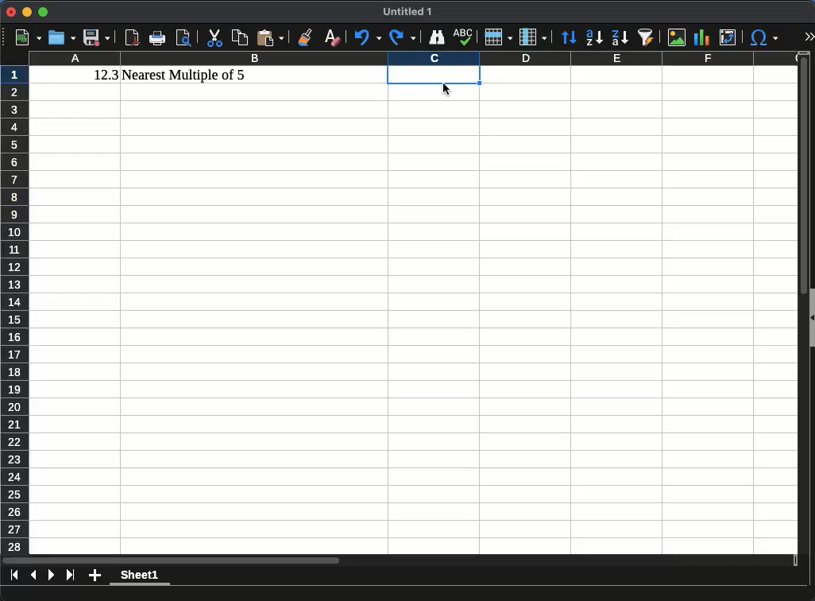  Describe the element at coordinates (96, 37) in the screenshot. I see `save` at that location.